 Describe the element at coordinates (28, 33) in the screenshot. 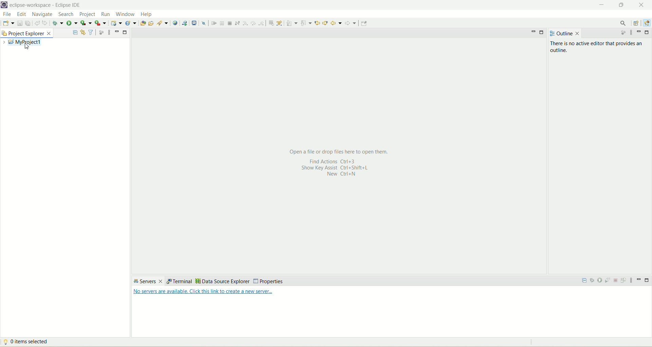

I see `project explorer` at that location.